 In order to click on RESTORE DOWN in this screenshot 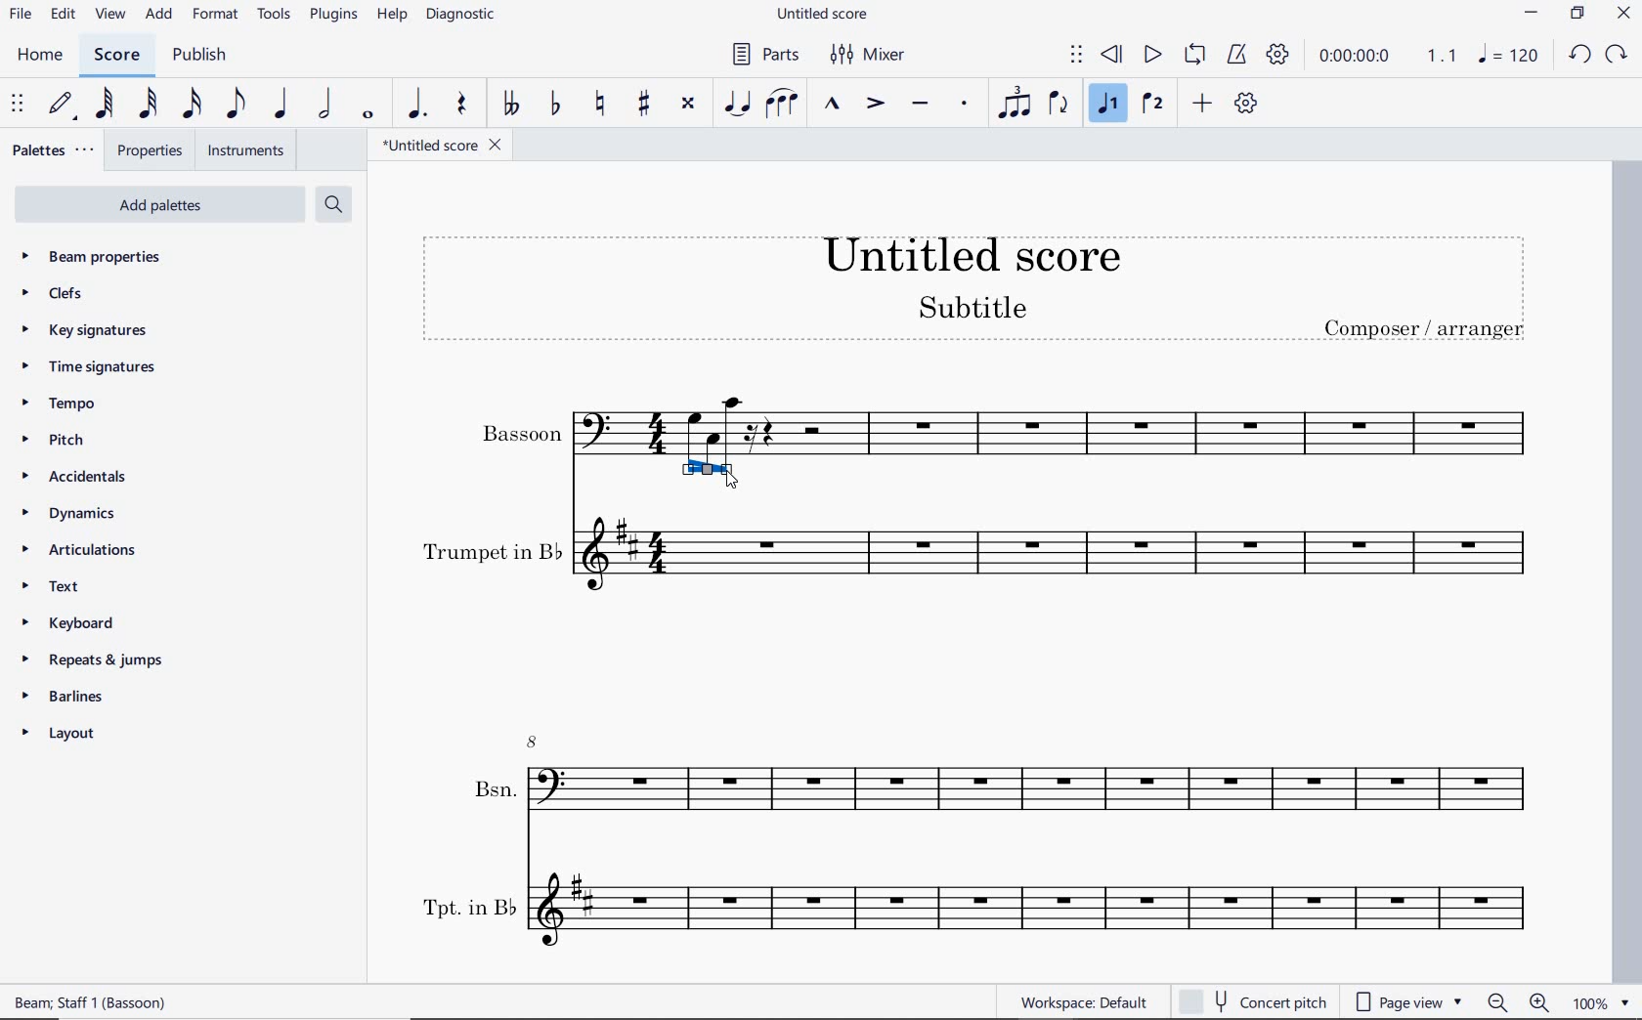, I will do `click(1577, 13)`.